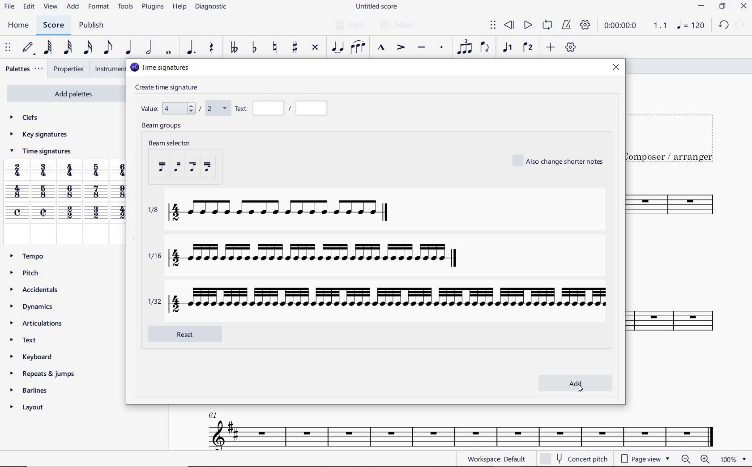  What do you see at coordinates (485, 48) in the screenshot?
I see `FLIP DIRECTION` at bounding box center [485, 48].